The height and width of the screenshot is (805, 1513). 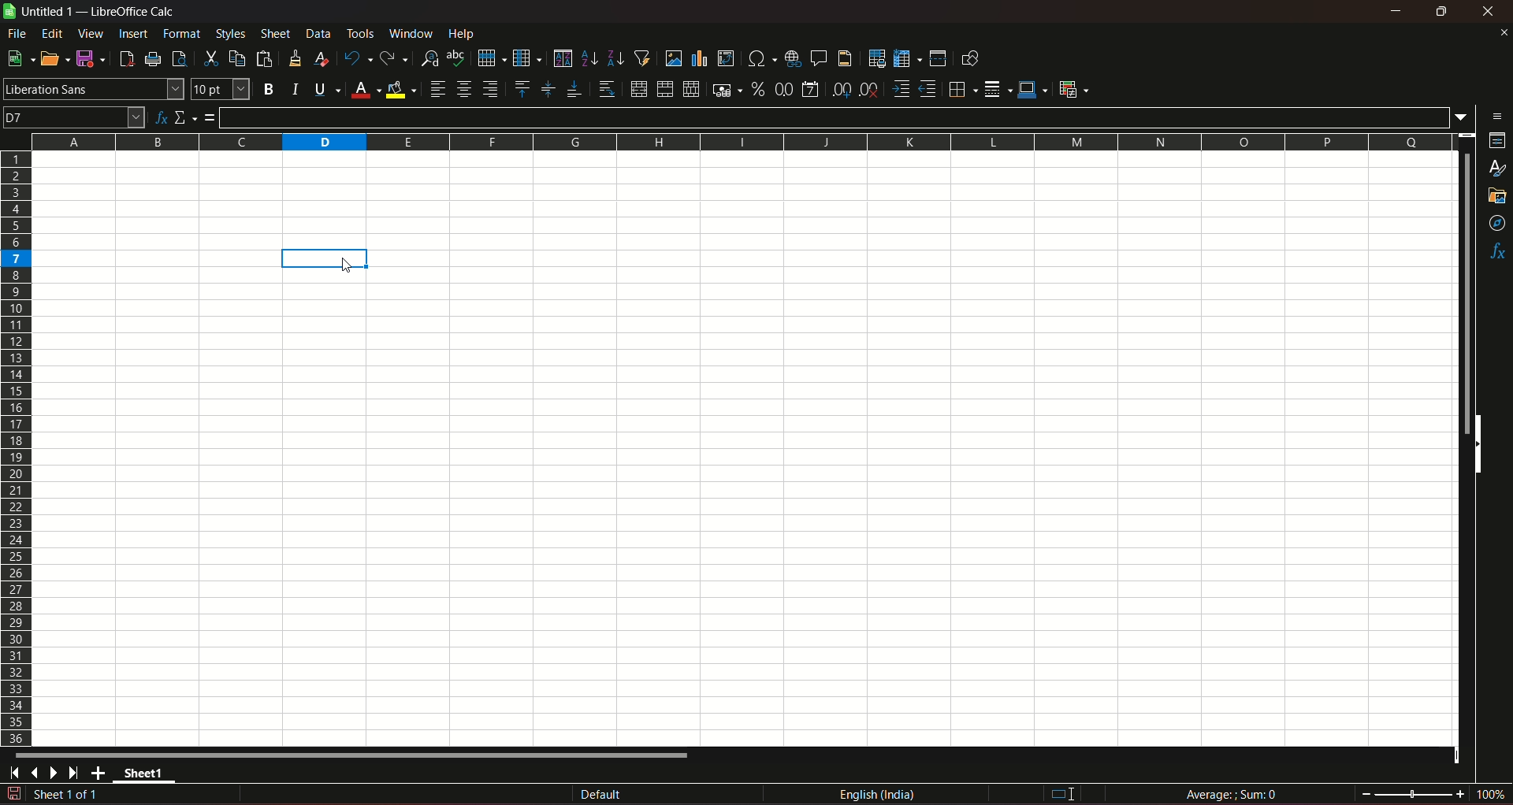 I want to click on minimize & maximize, so click(x=1441, y=12).